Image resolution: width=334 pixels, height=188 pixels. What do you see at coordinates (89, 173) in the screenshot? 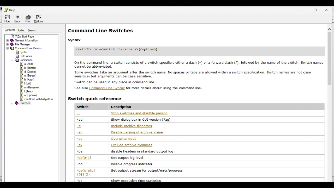
I see `-bs` at bounding box center [89, 173].